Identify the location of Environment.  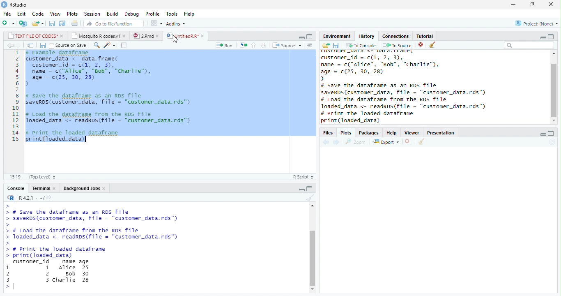
(337, 36).